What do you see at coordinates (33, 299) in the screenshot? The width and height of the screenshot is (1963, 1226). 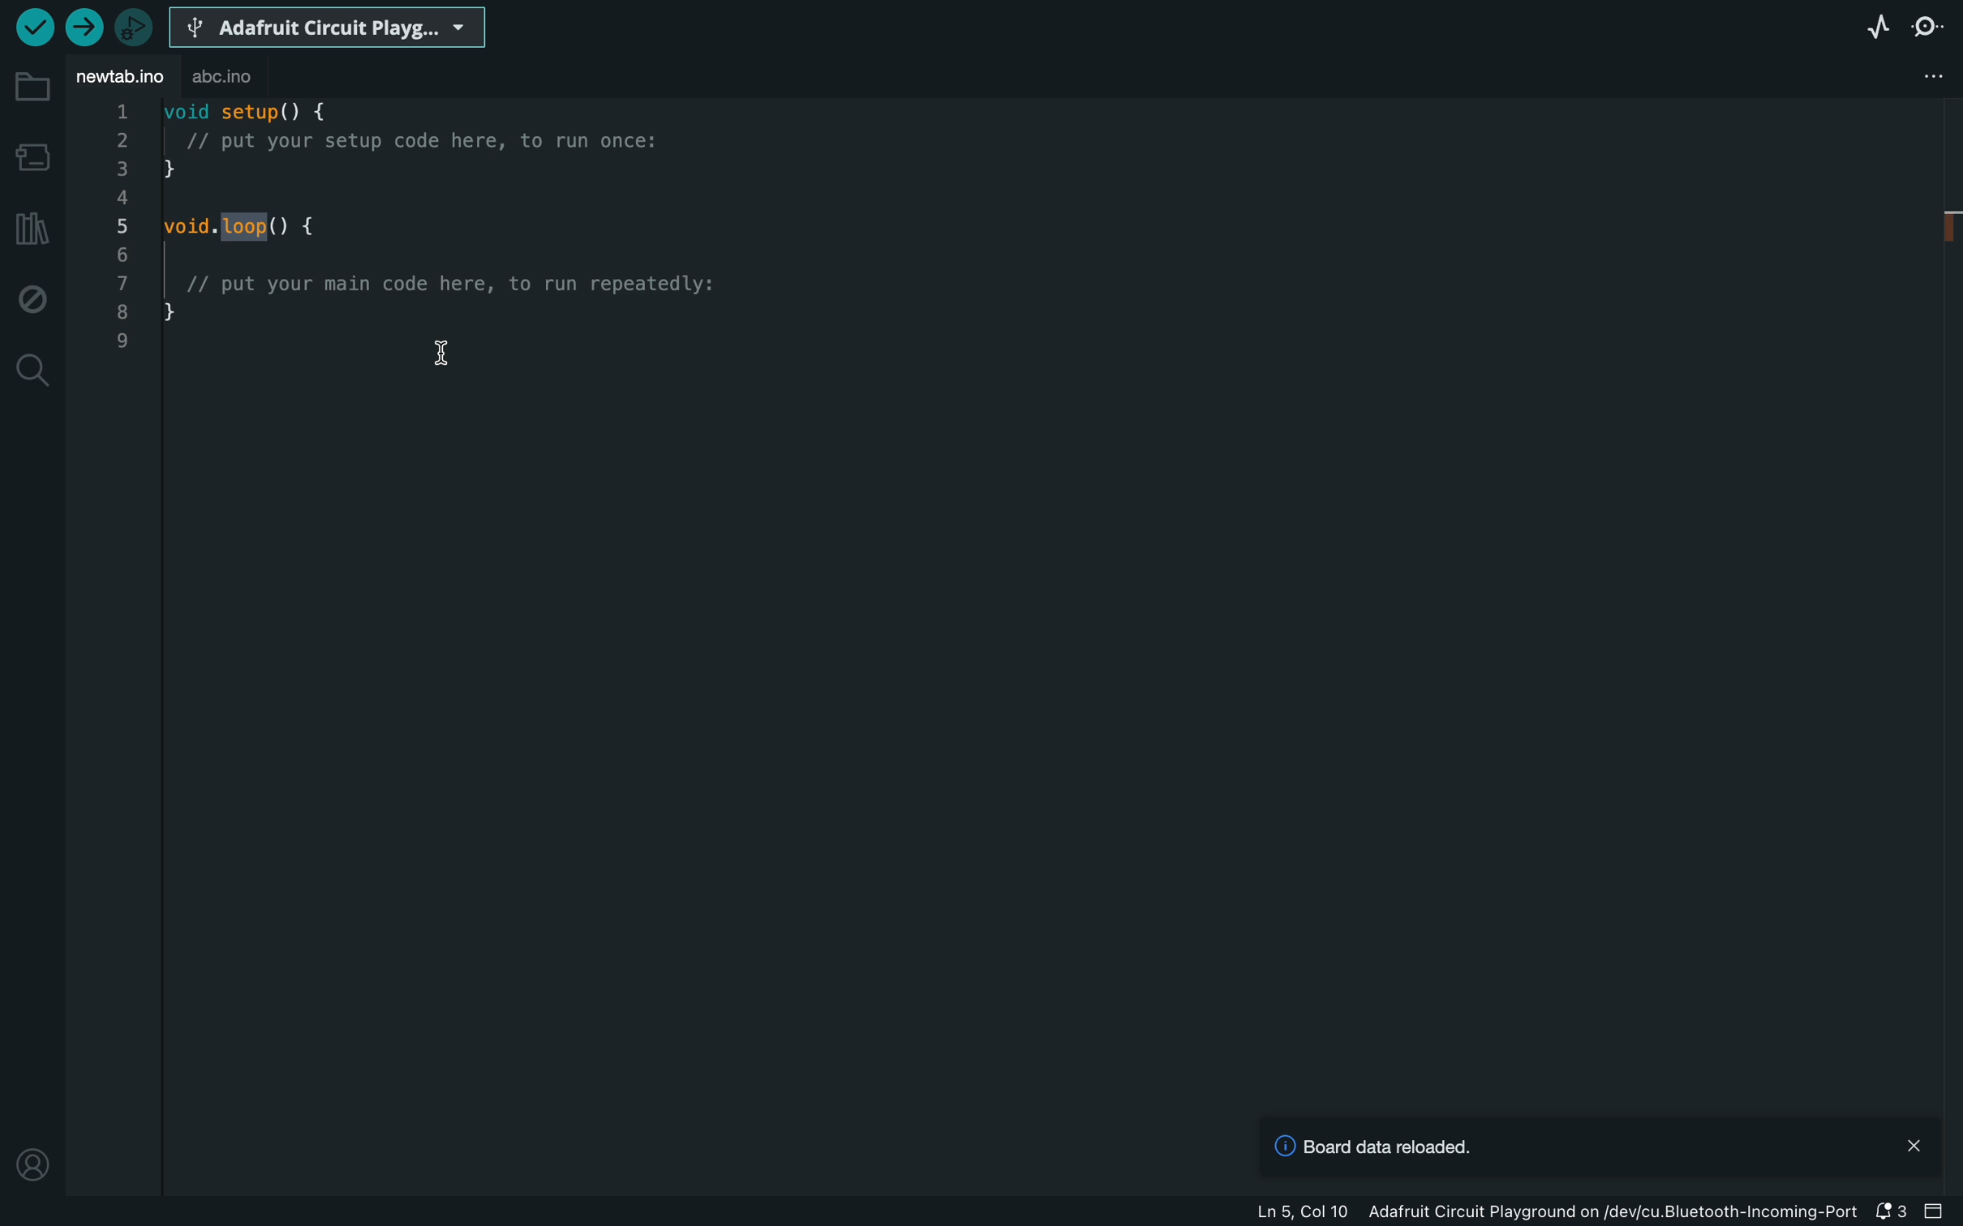 I see `debug` at bounding box center [33, 299].